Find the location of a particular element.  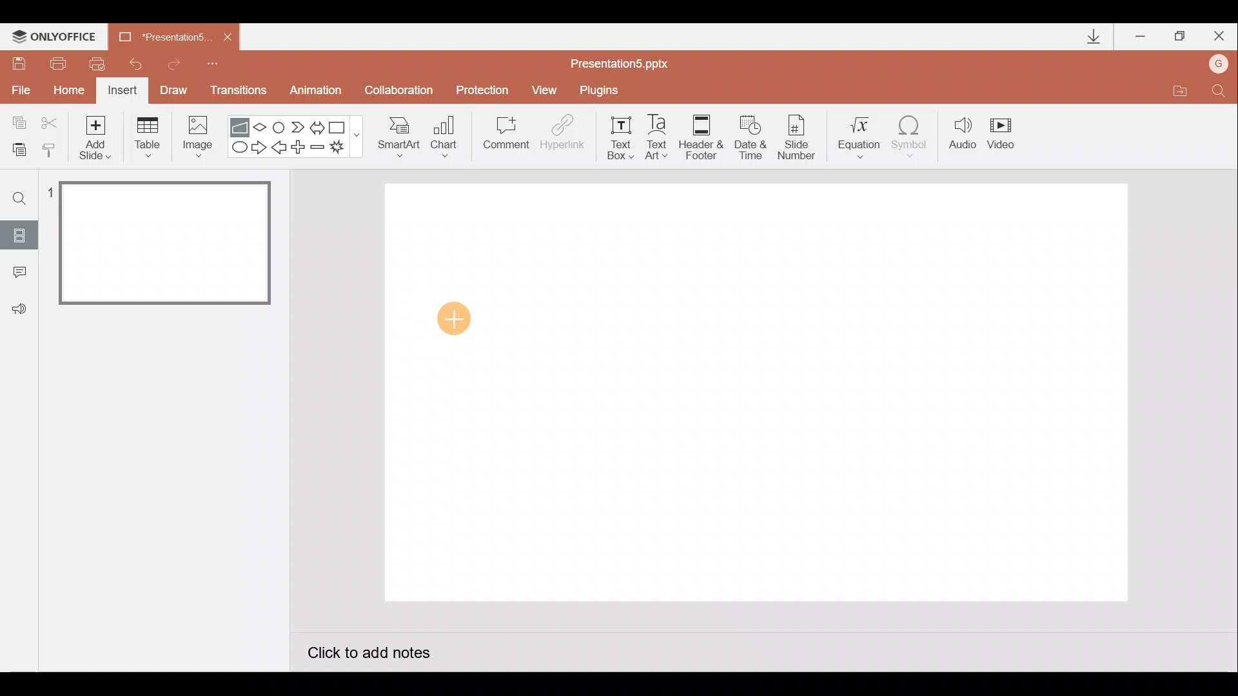

Transitions is located at coordinates (236, 92).